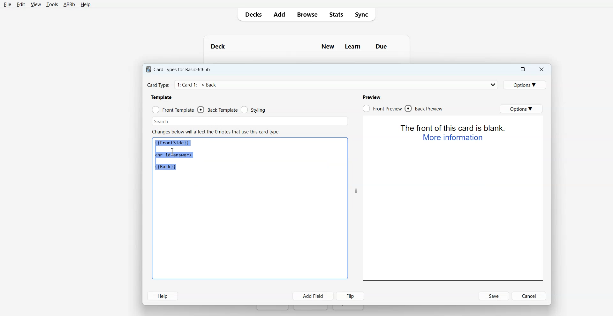 Image resolution: width=613 pixels, height=316 pixels. Describe the element at coordinates (494, 296) in the screenshot. I see `Save` at that location.